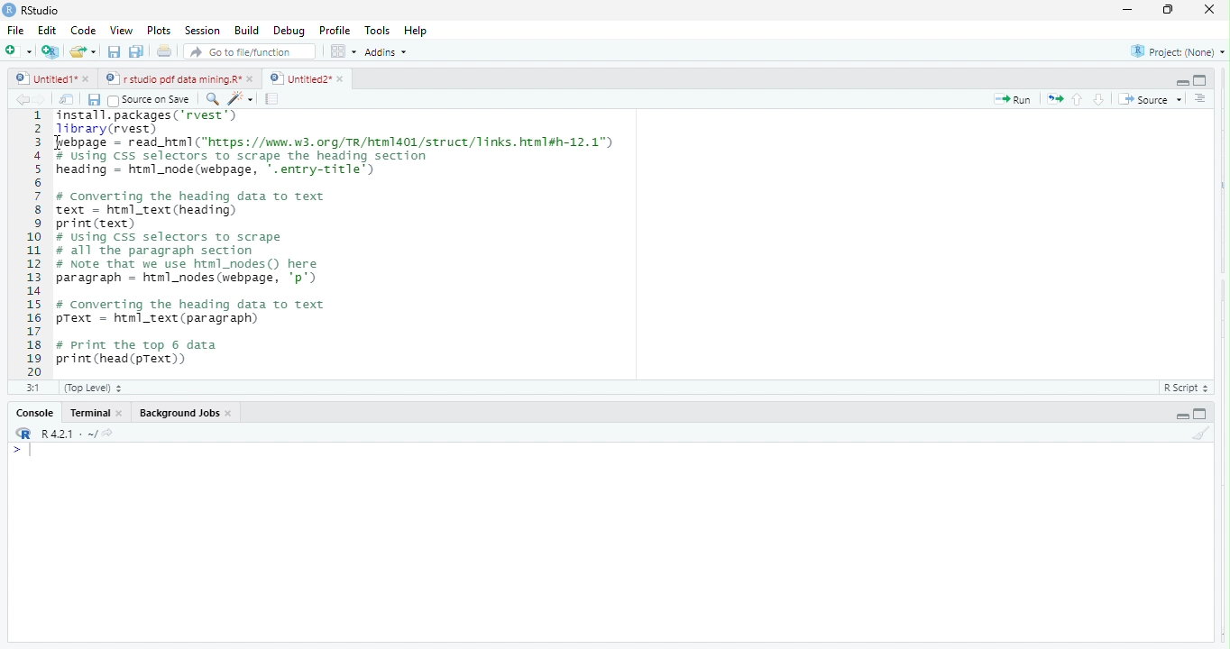  Describe the element at coordinates (23, 99) in the screenshot. I see `go back to the previous source location` at that location.